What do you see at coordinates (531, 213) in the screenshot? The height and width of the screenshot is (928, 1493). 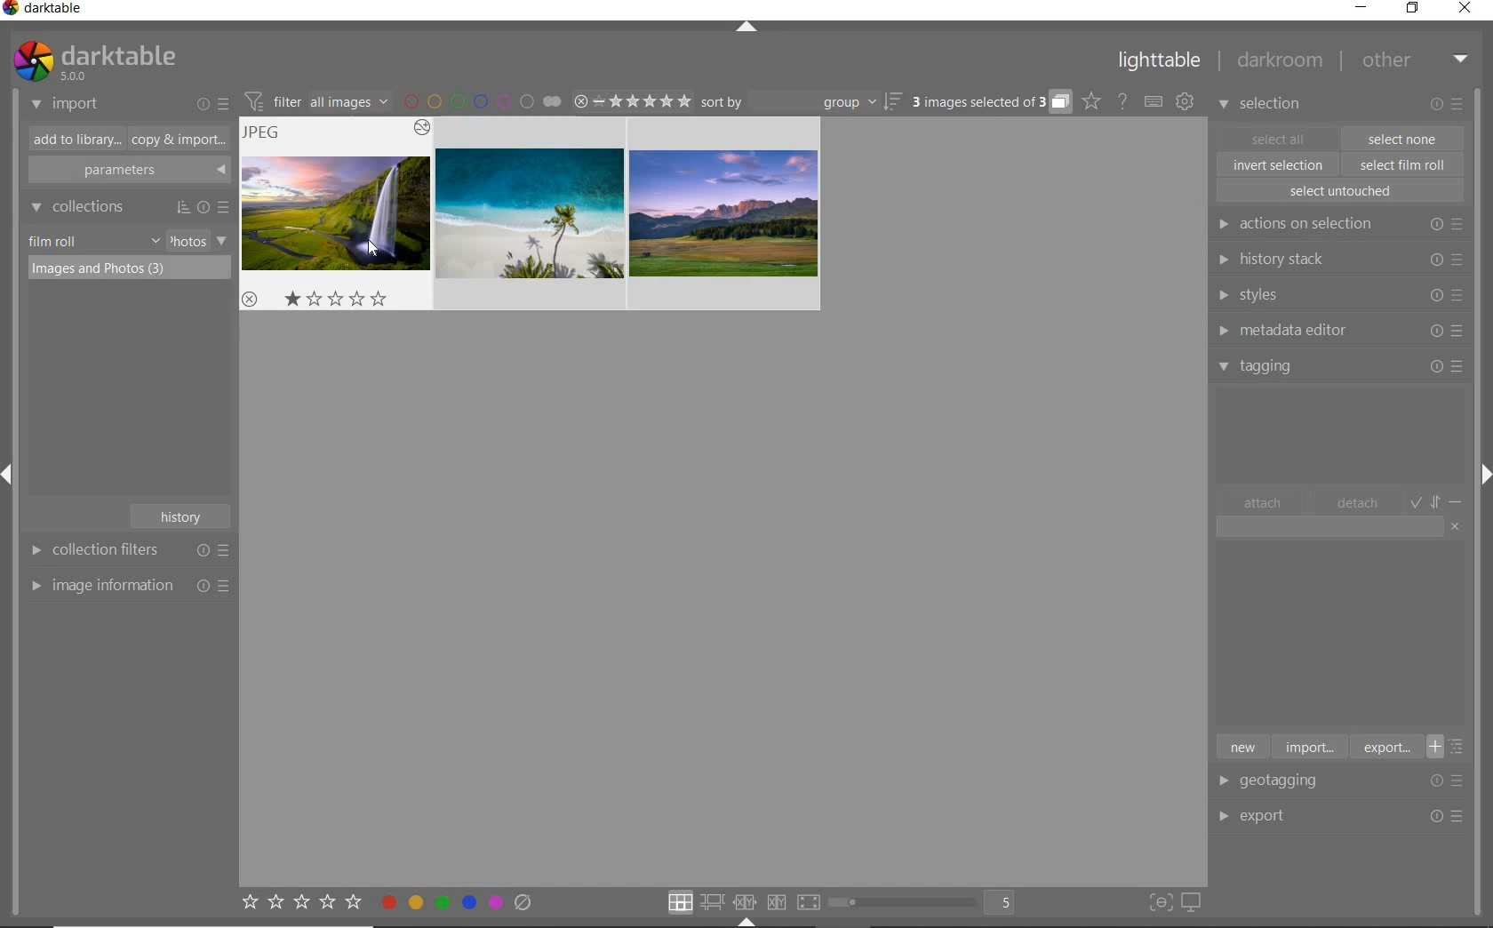 I see `images` at bounding box center [531, 213].